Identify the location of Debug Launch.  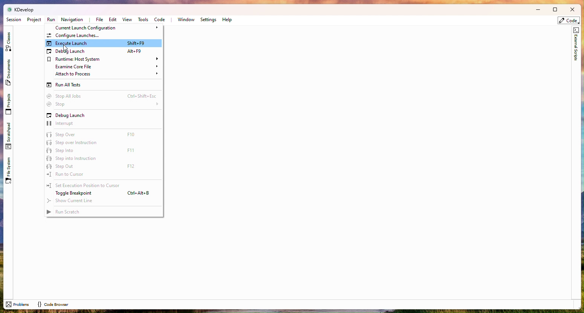
(101, 51).